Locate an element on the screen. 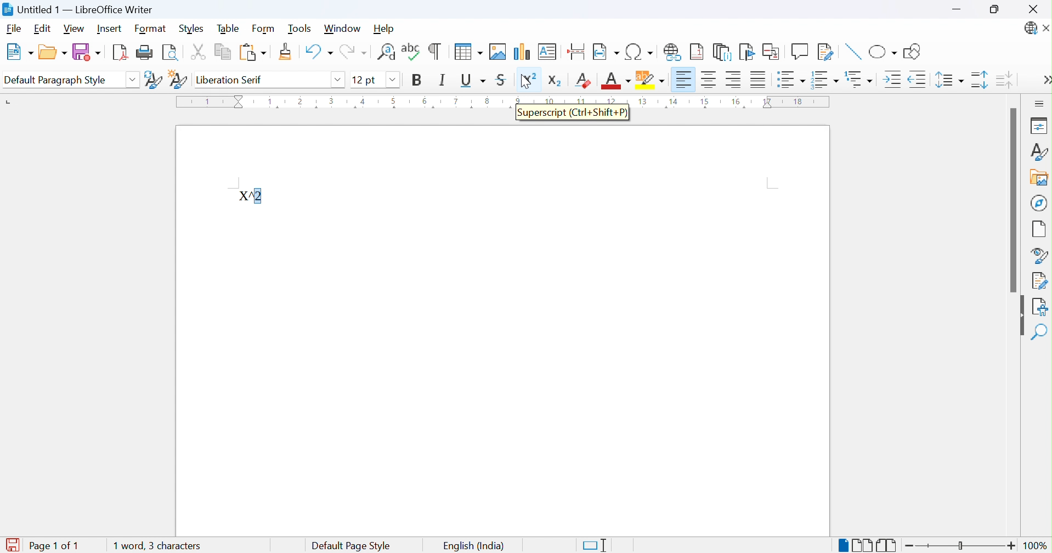  Untitled 1 - LibreOffice Writer is located at coordinates (79, 9).